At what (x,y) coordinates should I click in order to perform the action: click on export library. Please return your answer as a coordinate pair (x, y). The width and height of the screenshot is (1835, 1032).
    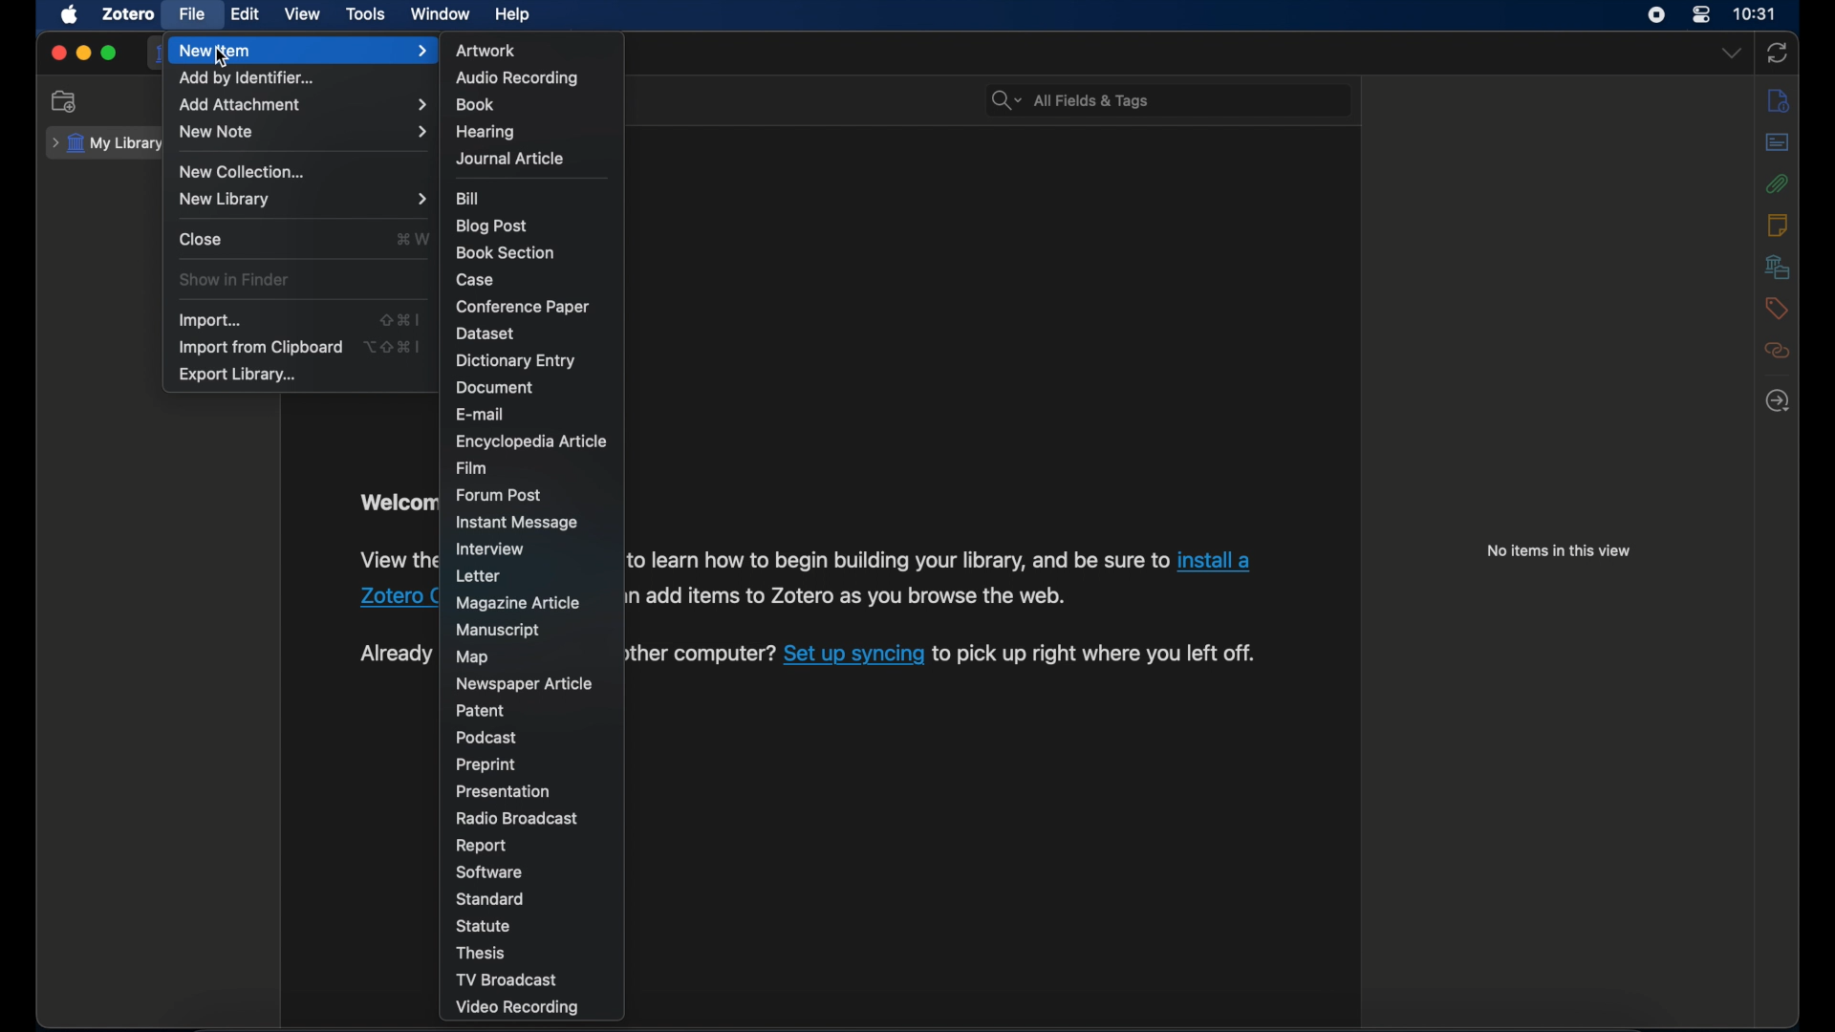
    Looking at the image, I should click on (240, 375).